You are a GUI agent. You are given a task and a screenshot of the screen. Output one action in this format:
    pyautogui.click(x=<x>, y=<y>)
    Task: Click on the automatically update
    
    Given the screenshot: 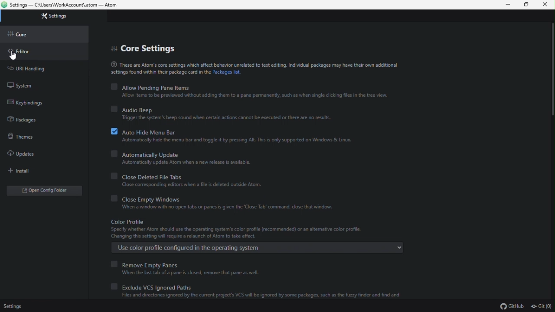 What is the action you would take?
    pyautogui.click(x=186, y=154)
    